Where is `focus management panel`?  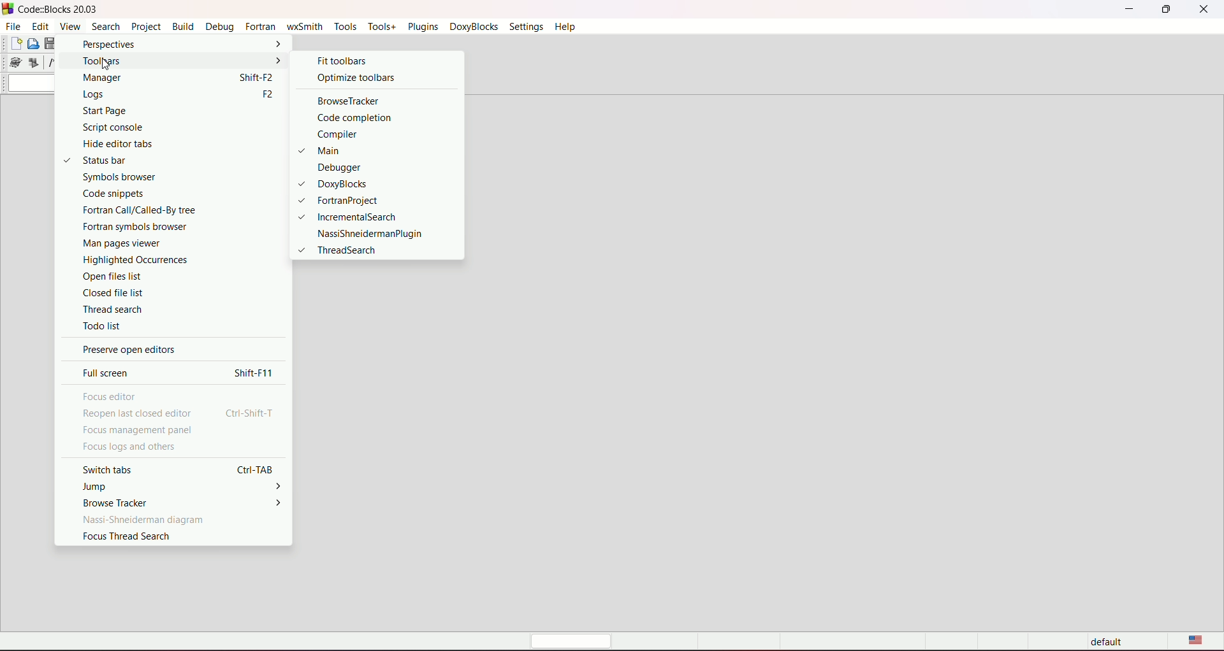 focus management panel is located at coordinates (138, 431).